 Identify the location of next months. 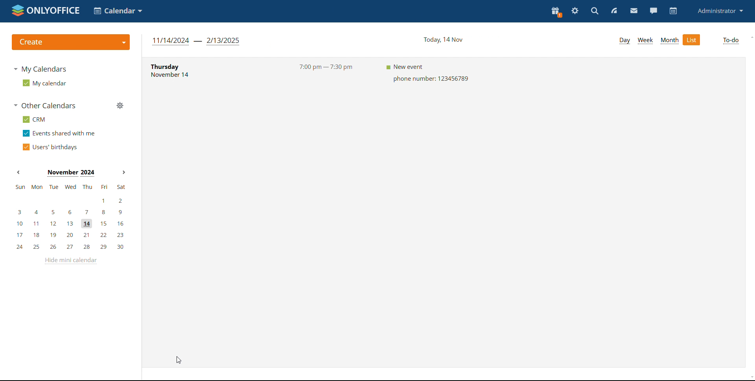
(123, 172).